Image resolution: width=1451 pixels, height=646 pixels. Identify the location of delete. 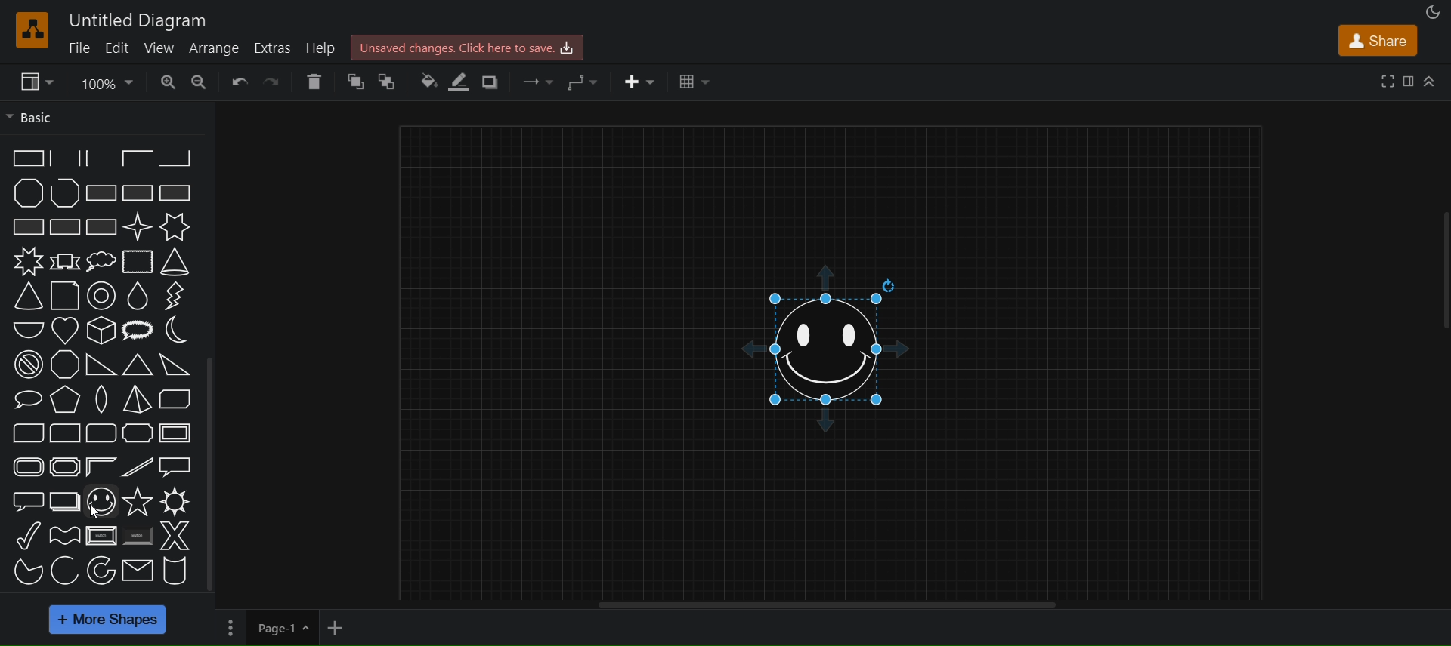
(311, 79).